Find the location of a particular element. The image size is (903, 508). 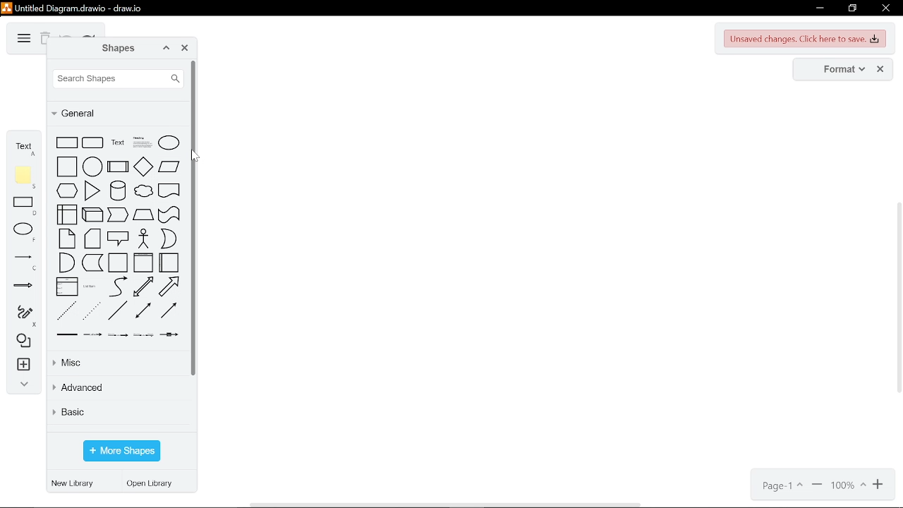

parallelogram is located at coordinates (169, 167).